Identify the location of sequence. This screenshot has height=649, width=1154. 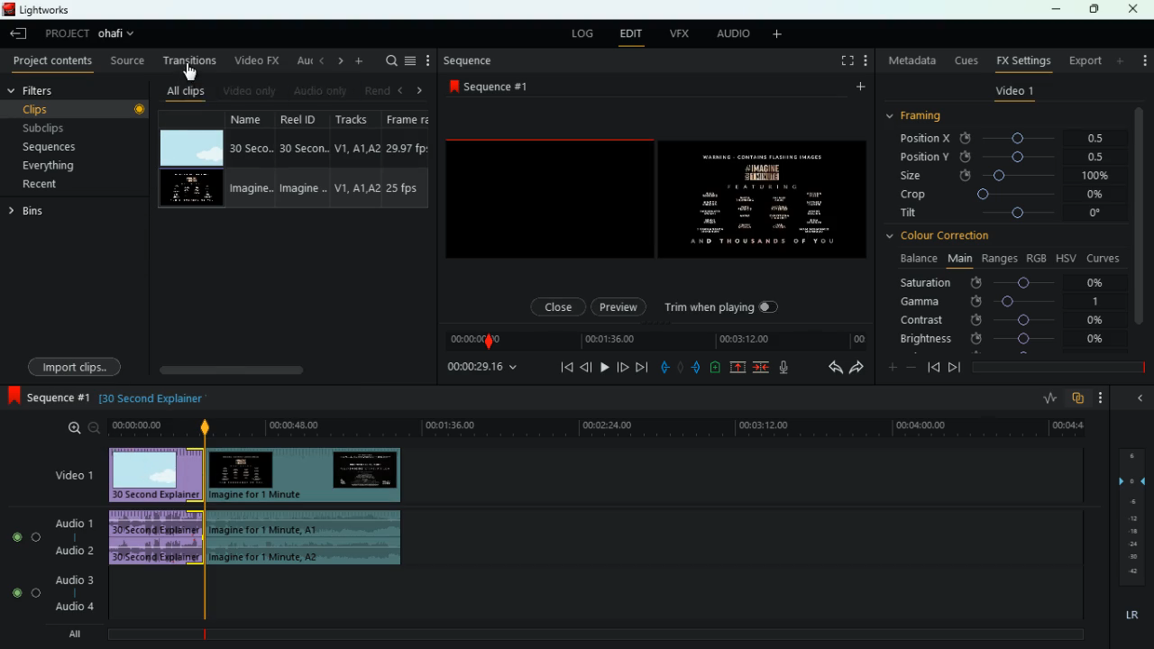
(470, 60).